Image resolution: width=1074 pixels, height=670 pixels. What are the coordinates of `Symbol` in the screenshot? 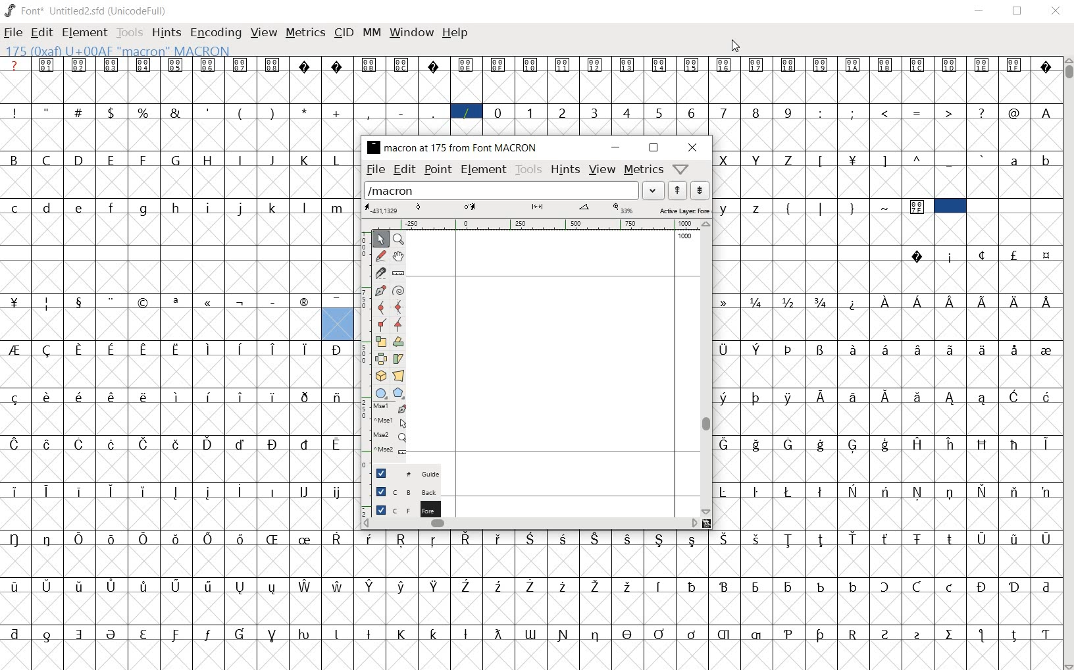 It's located at (242, 348).